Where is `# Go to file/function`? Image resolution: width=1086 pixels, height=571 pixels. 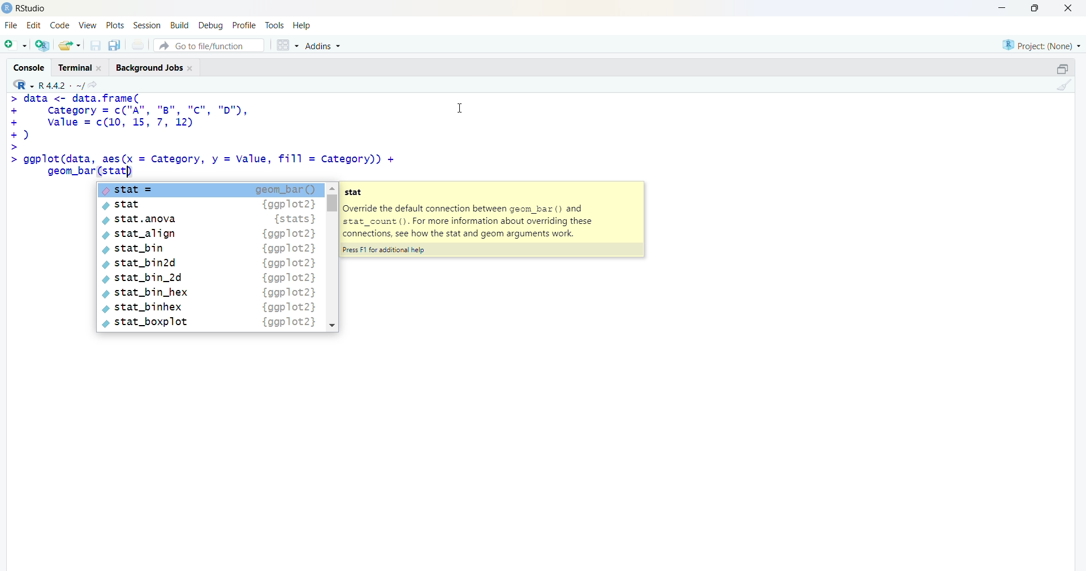
# Go to file/function is located at coordinates (209, 45).